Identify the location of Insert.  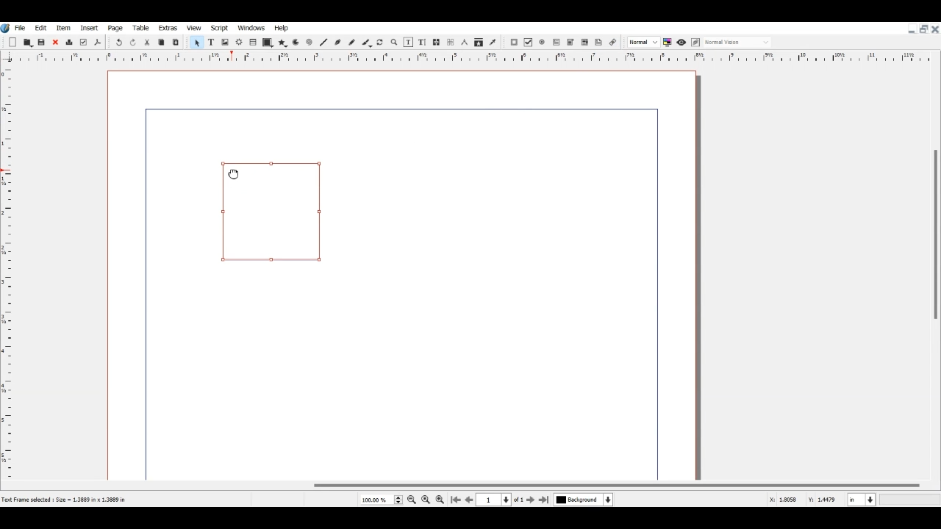
(88, 28).